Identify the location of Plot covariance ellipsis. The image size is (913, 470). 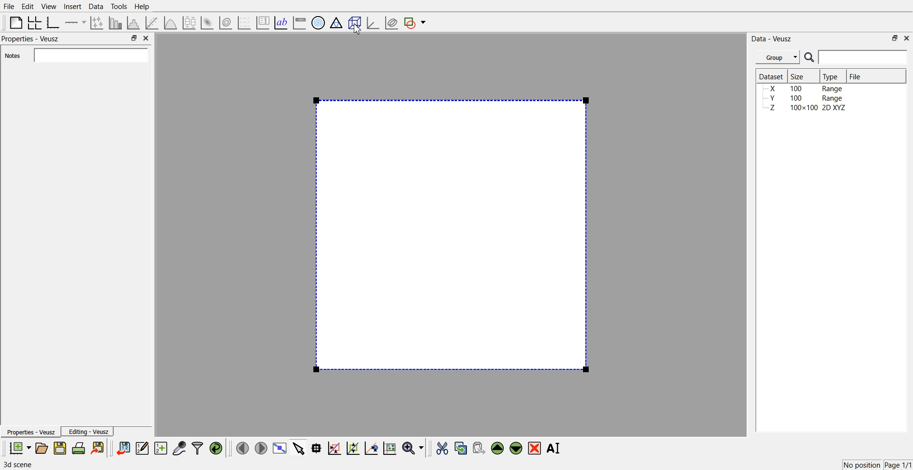
(392, 23).